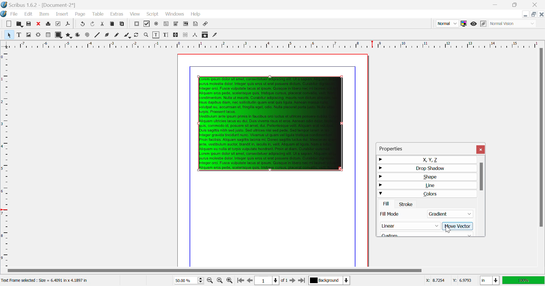  What do you see at coordinates (497, 5) in the screenshot?
I see `Restore Down` at bounding box center [497, 5].